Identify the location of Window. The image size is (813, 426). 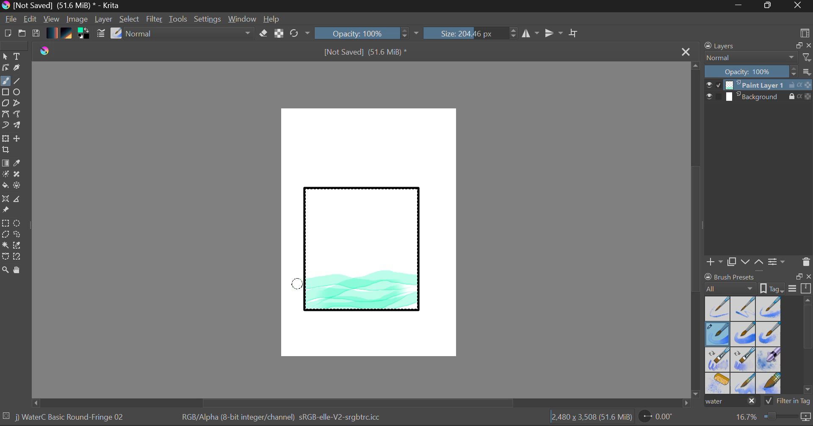
(243, 19).